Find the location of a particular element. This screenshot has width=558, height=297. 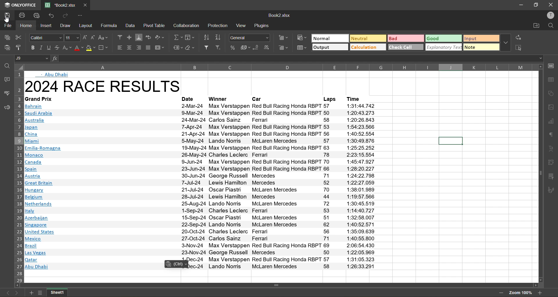

conditional formatting is located at coordinates (303, 38).